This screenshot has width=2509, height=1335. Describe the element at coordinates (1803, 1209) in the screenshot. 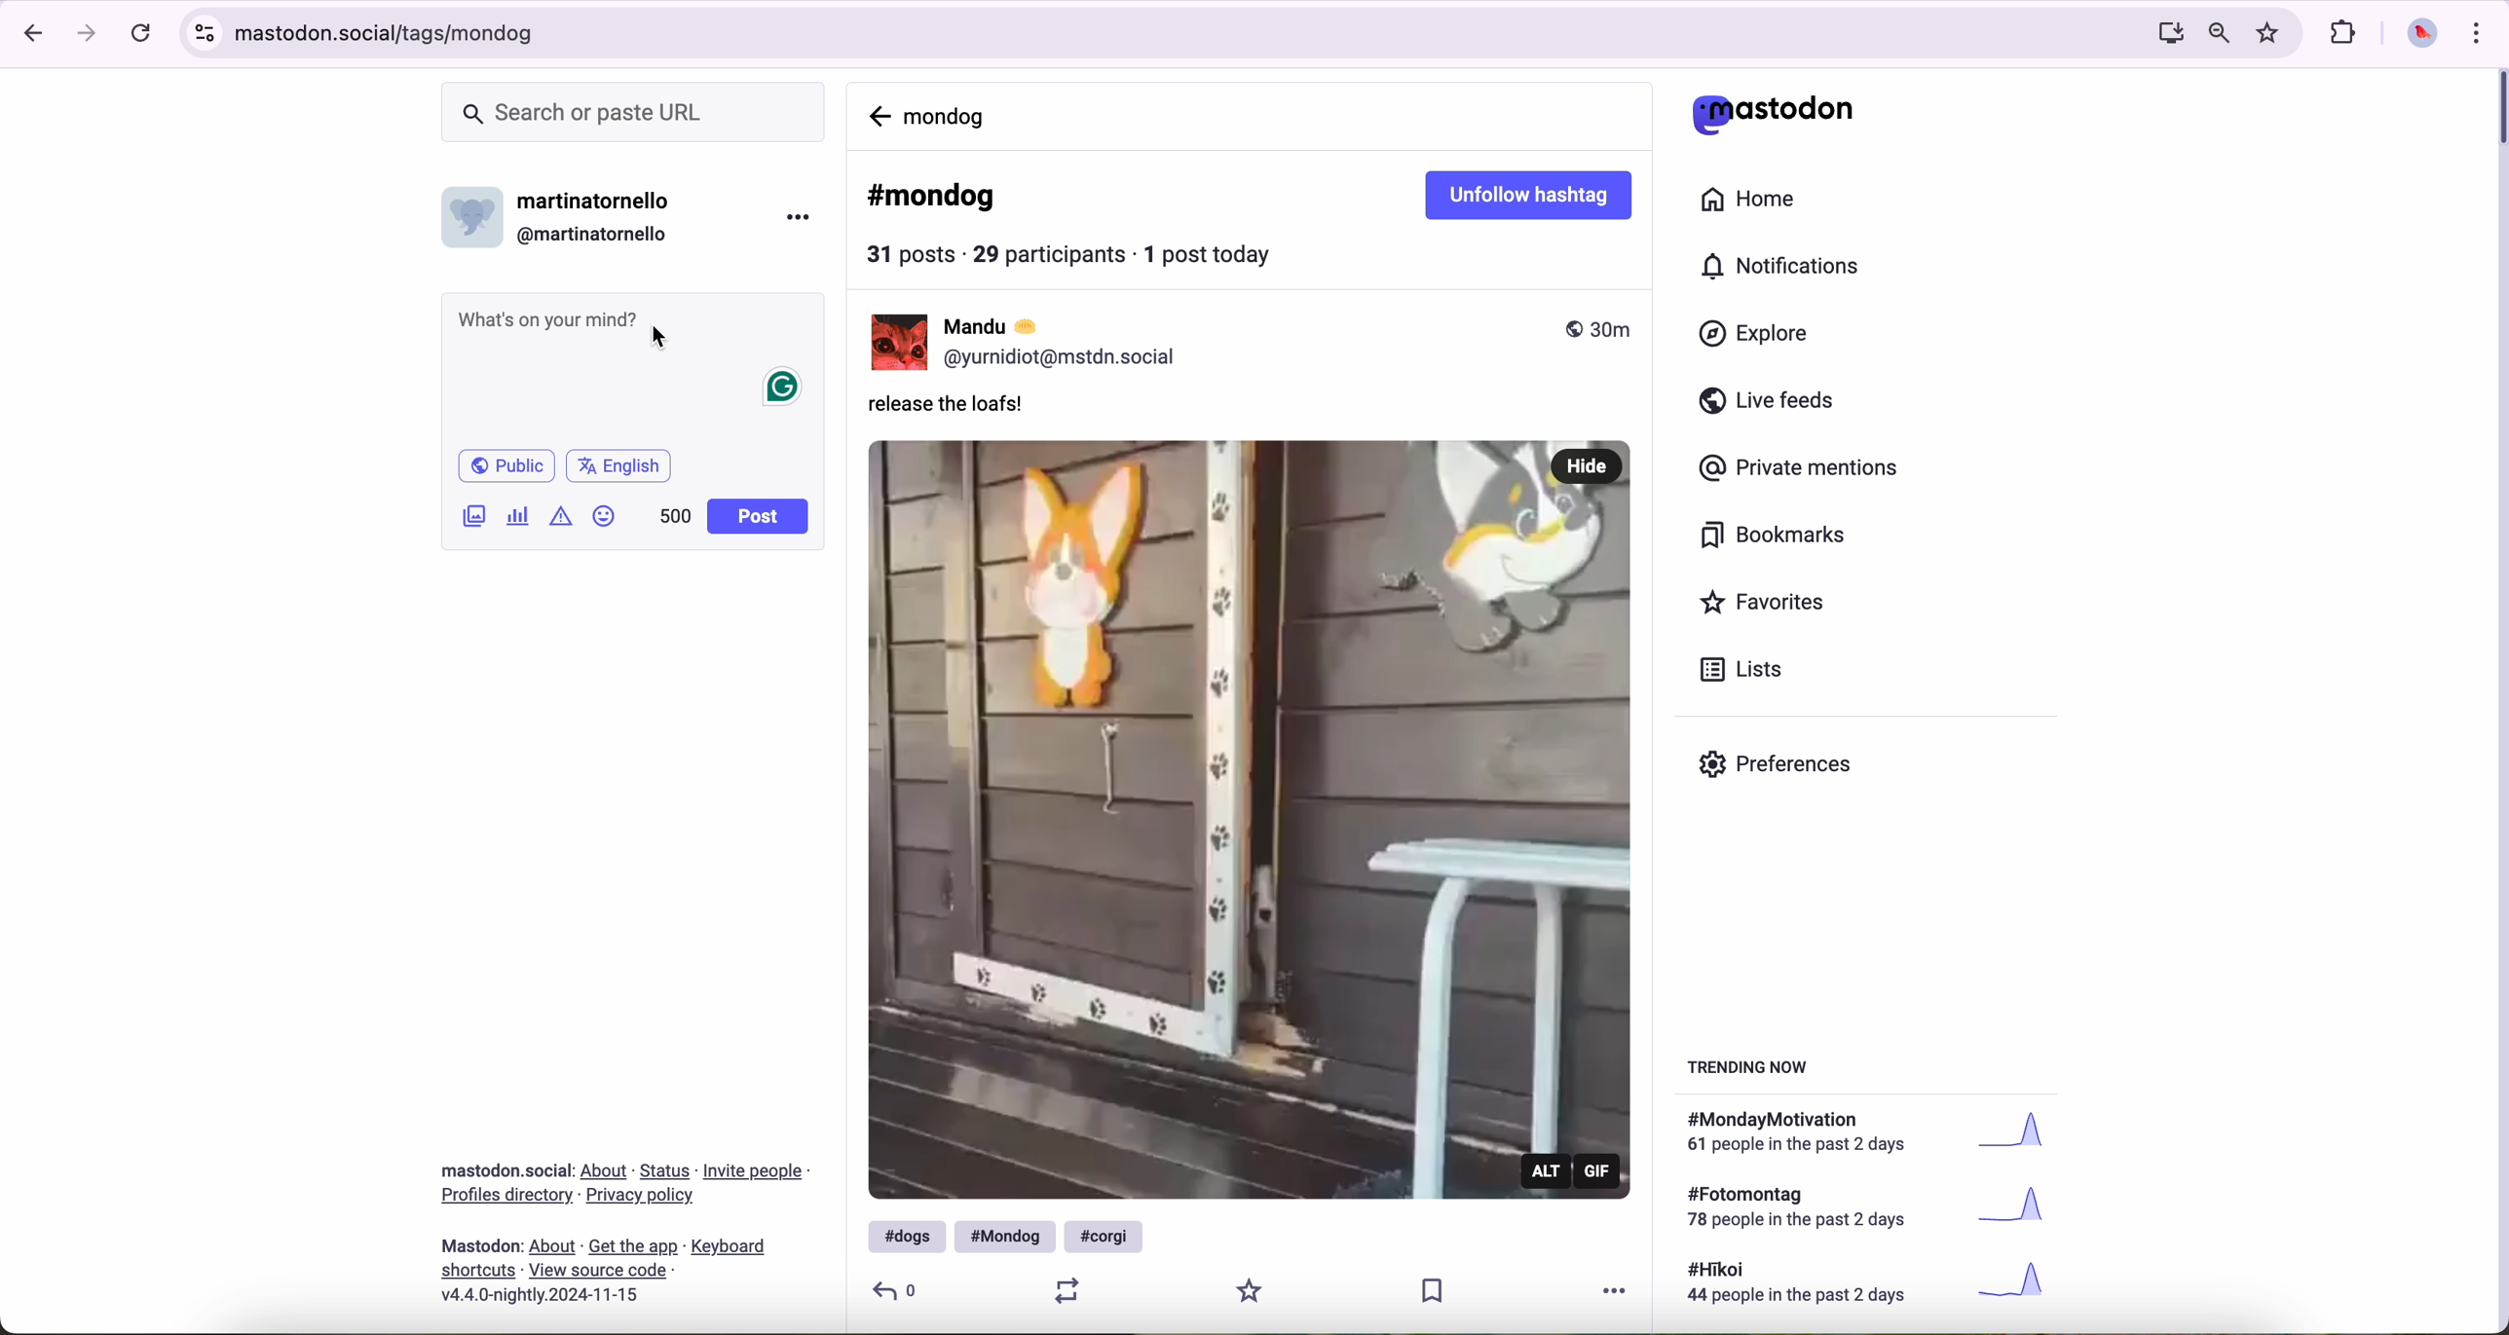

I see `text` at that location.